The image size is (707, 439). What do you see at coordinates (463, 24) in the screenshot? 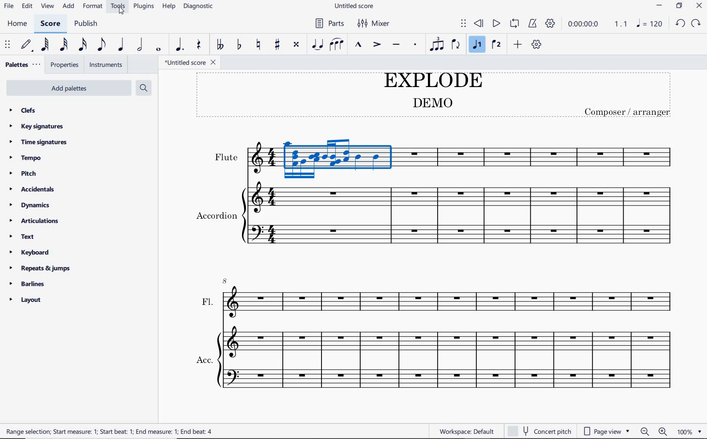
I see `select to move` at bounding box center [463, 24].